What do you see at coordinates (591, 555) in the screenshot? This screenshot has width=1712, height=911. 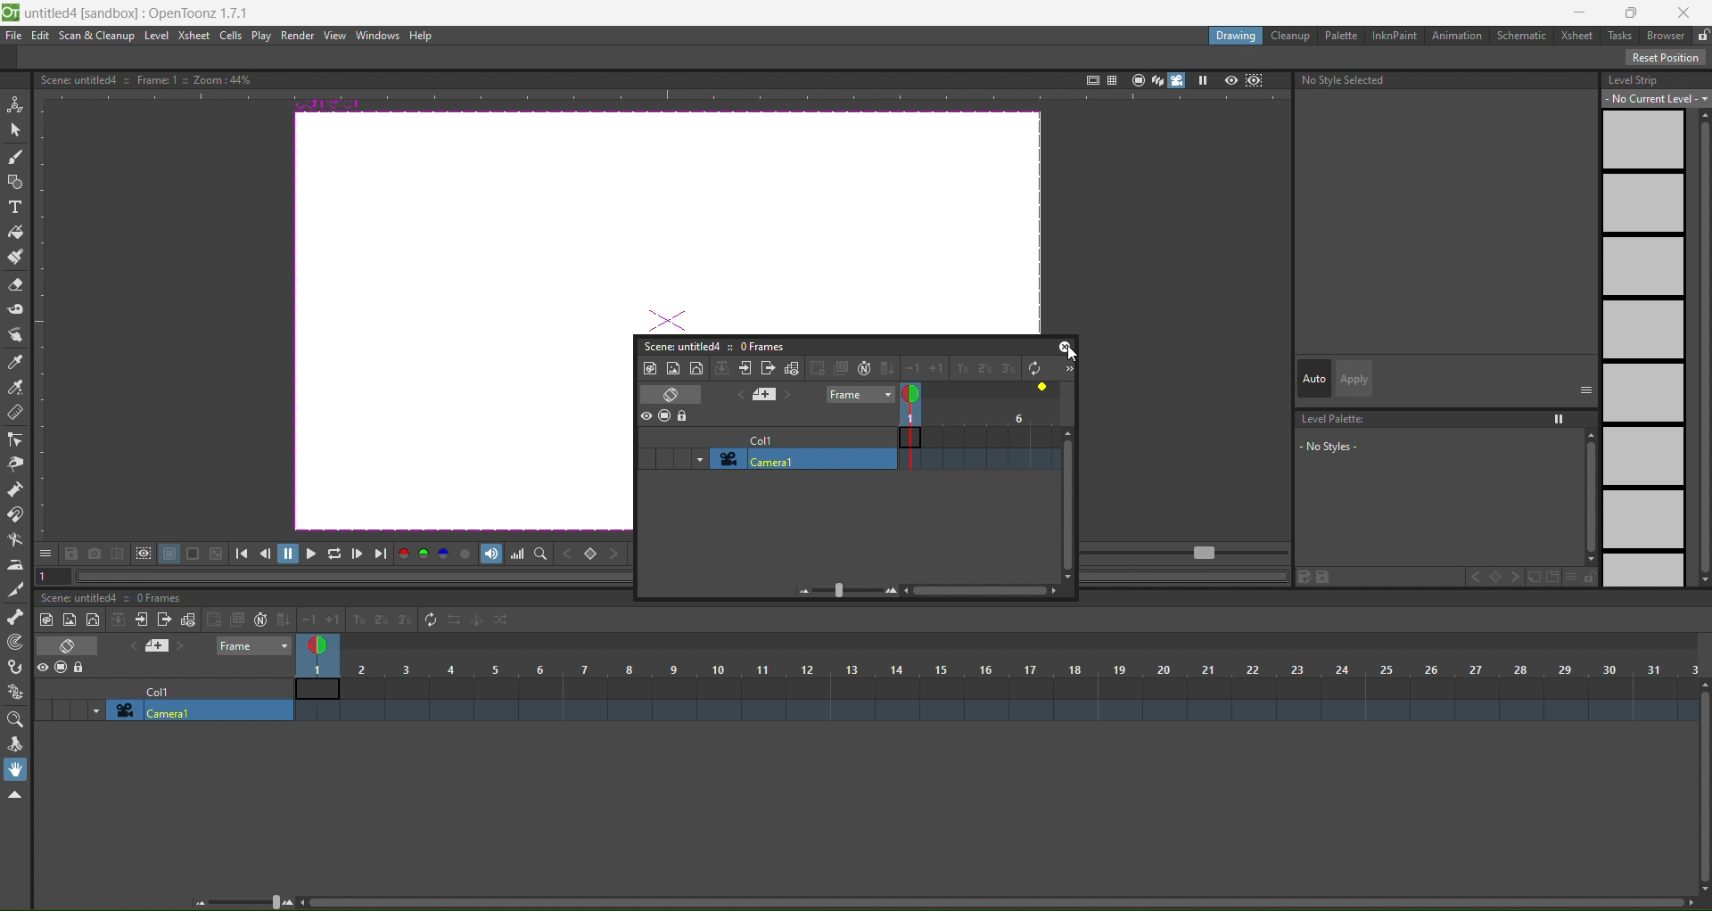 I see `locator` at bounding box center [591, 555].